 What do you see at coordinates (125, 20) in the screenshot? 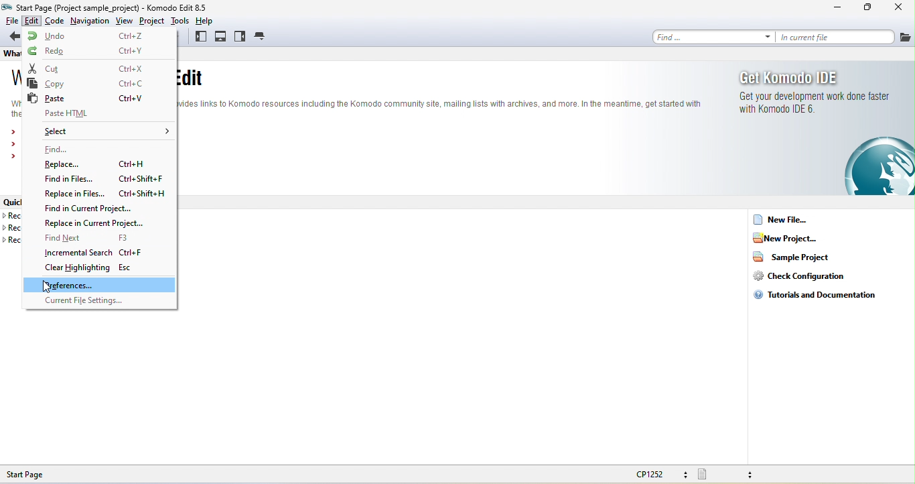
I see `view` at bounding box center [125, 20].